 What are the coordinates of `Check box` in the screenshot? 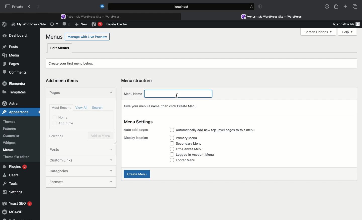 It's located at (172, 138).